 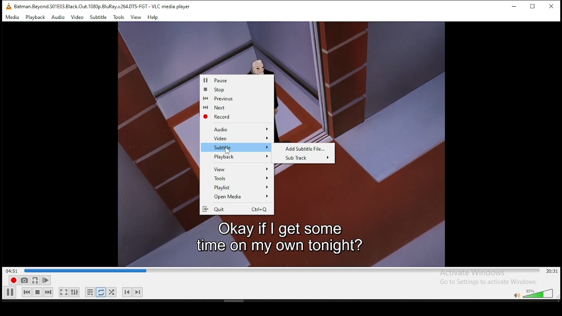 I want to click on Play , so click(x=47, y=280).